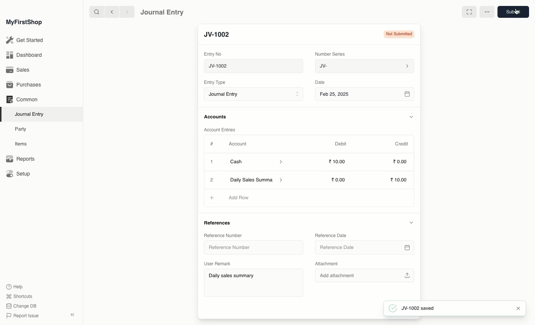  What do you see at coordinates (242, 198) in the screenshot?
I see `INCOME` at bounding box center [242, 198].